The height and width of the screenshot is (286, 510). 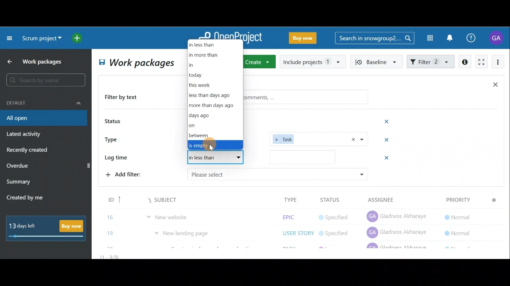 I want to click on Modules, so click(x=428, y=38).